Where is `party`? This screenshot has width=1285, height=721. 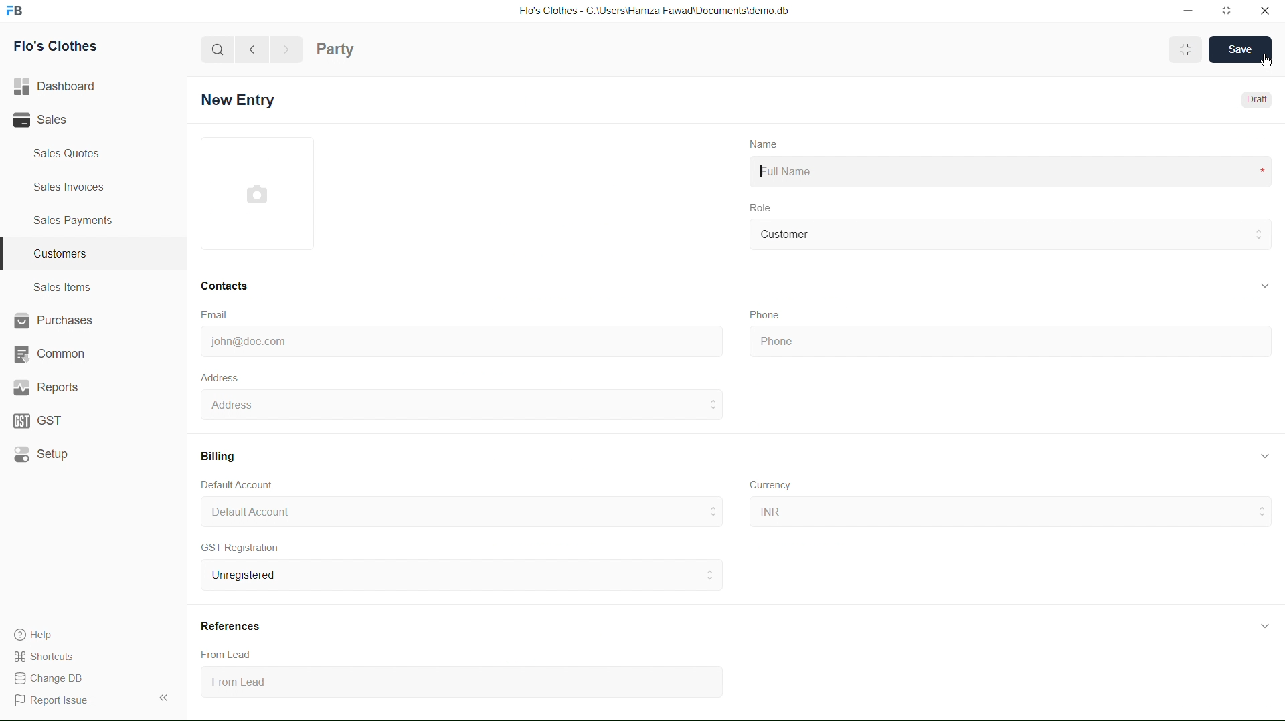 party is located at coordinates (337, 46).